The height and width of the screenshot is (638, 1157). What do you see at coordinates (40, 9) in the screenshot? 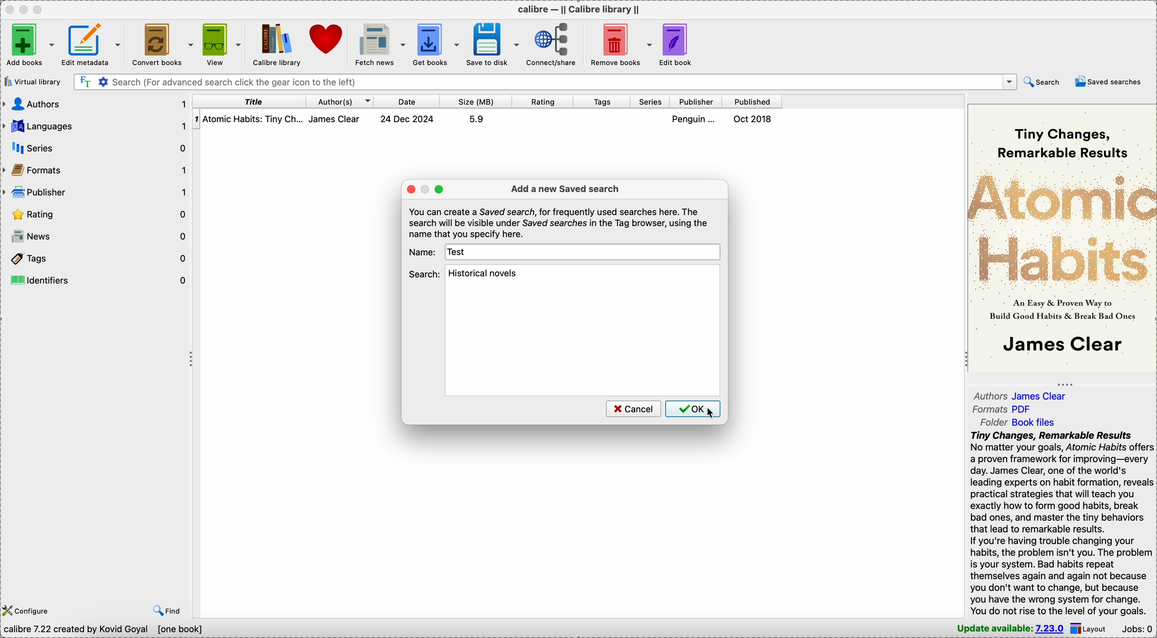
I see `maximize` at bounding box center [40, 9].